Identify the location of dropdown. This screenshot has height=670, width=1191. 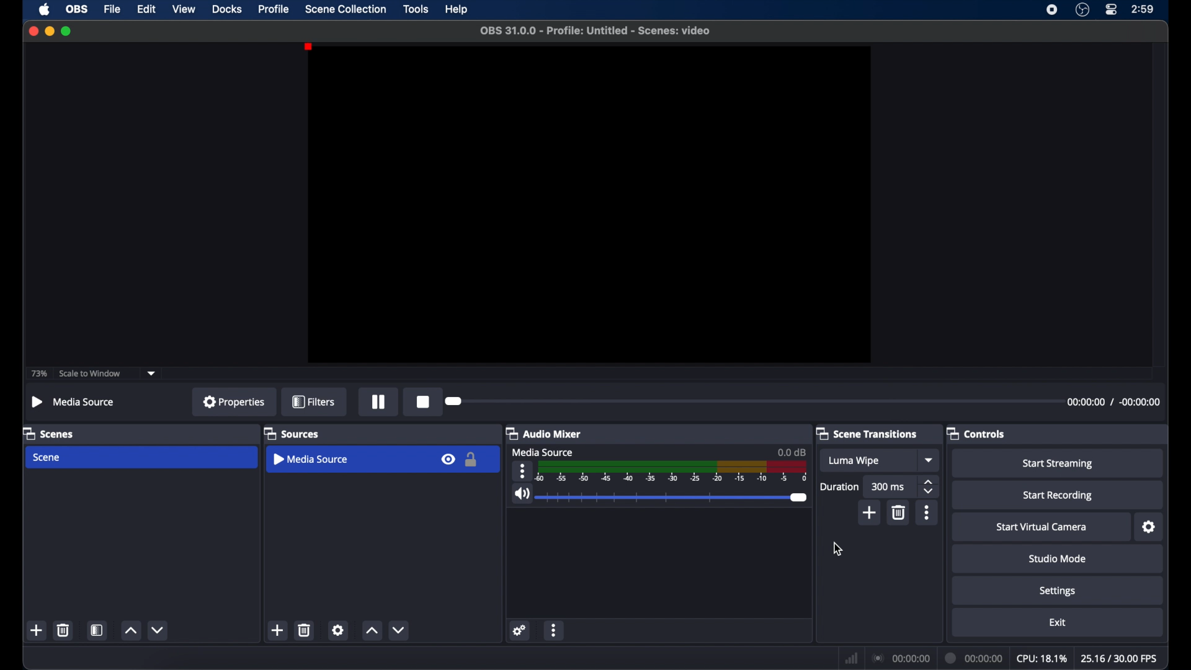
(930, 460).